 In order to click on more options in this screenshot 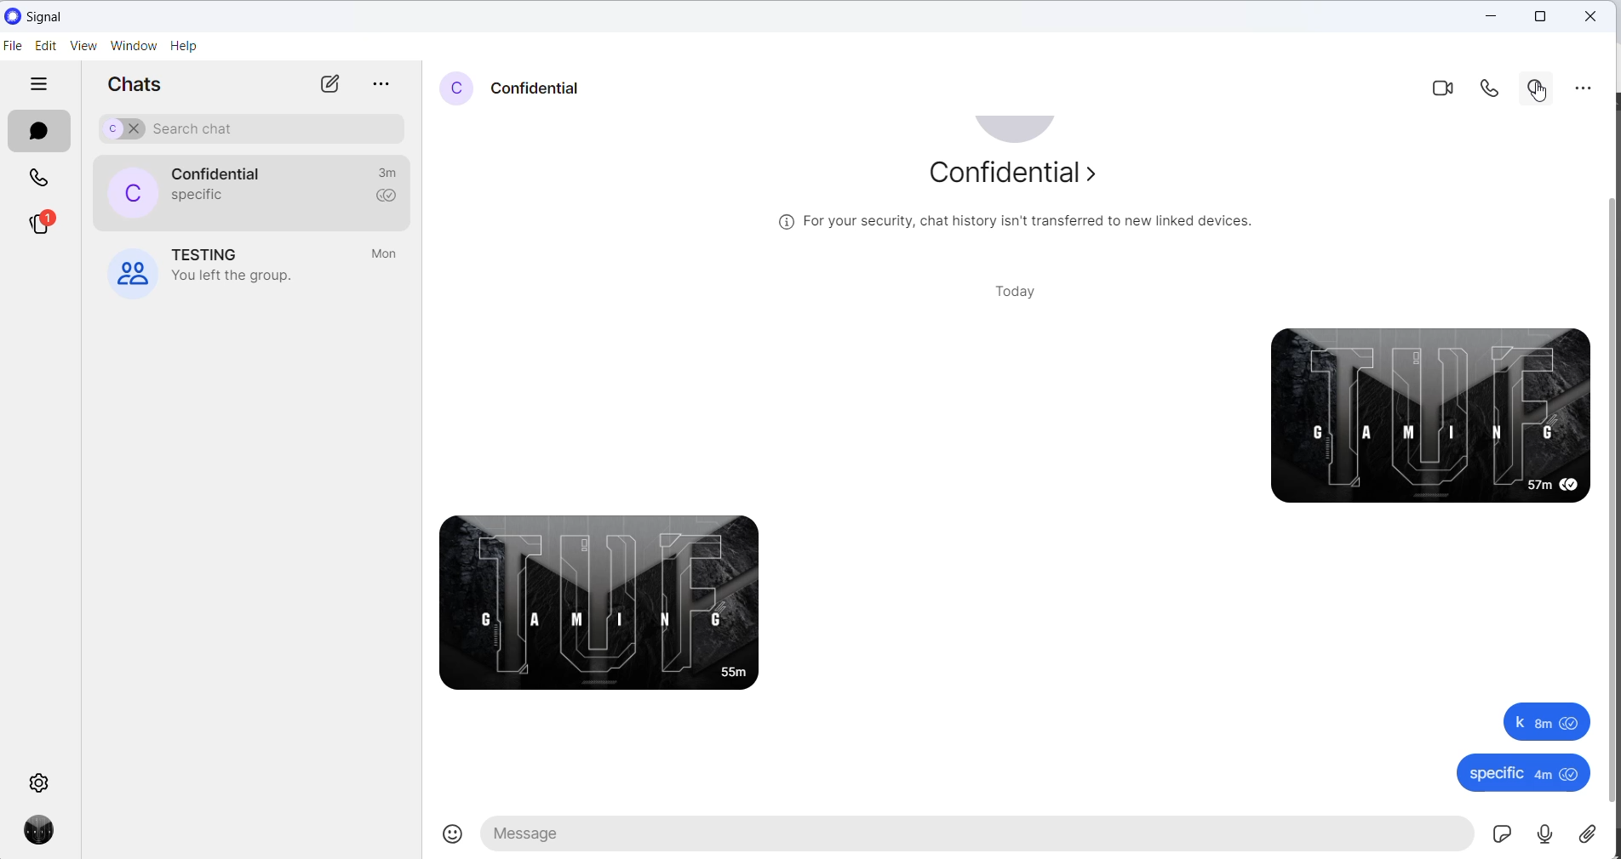, I will do `click(379, 87)`.